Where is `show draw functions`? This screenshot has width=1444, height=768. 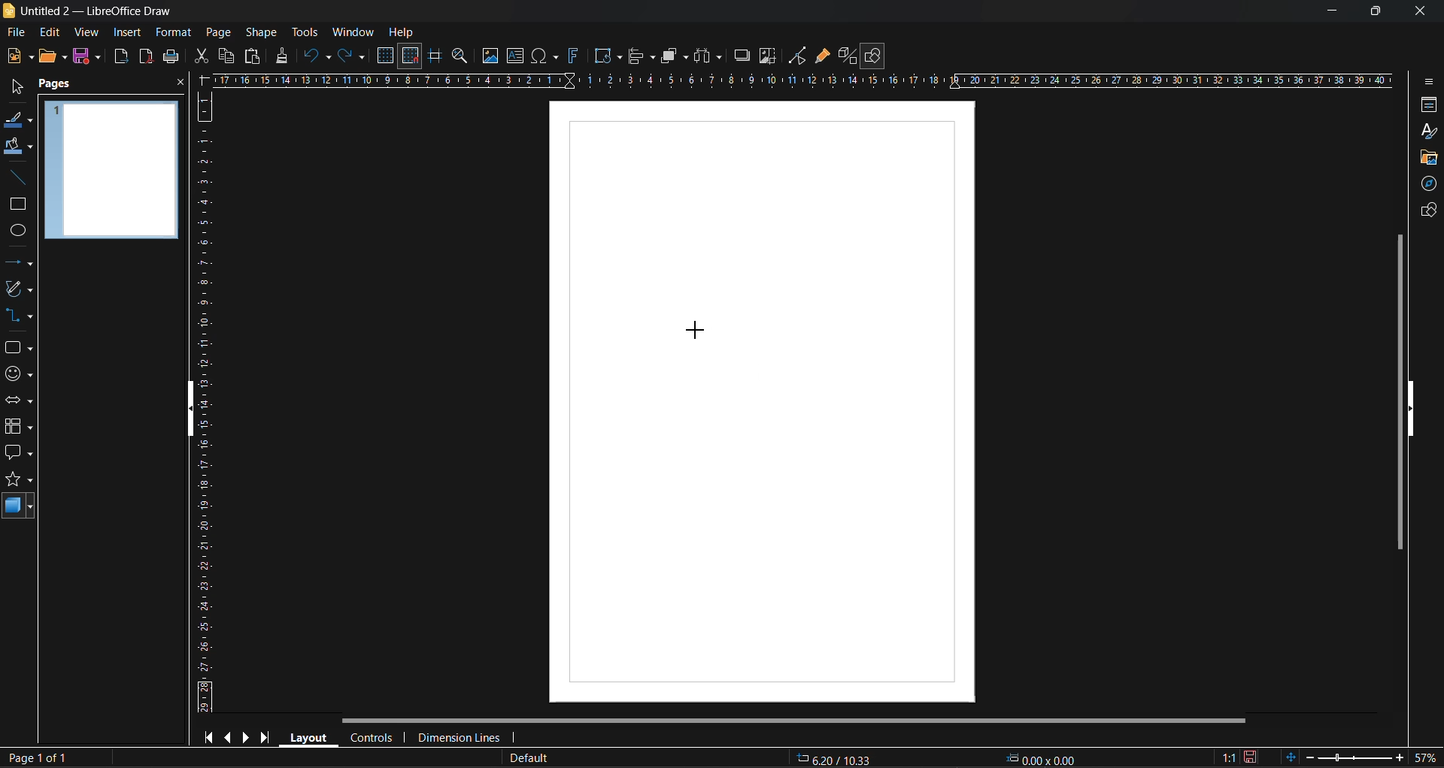 show draw functions is located at coordinates (876, 56).